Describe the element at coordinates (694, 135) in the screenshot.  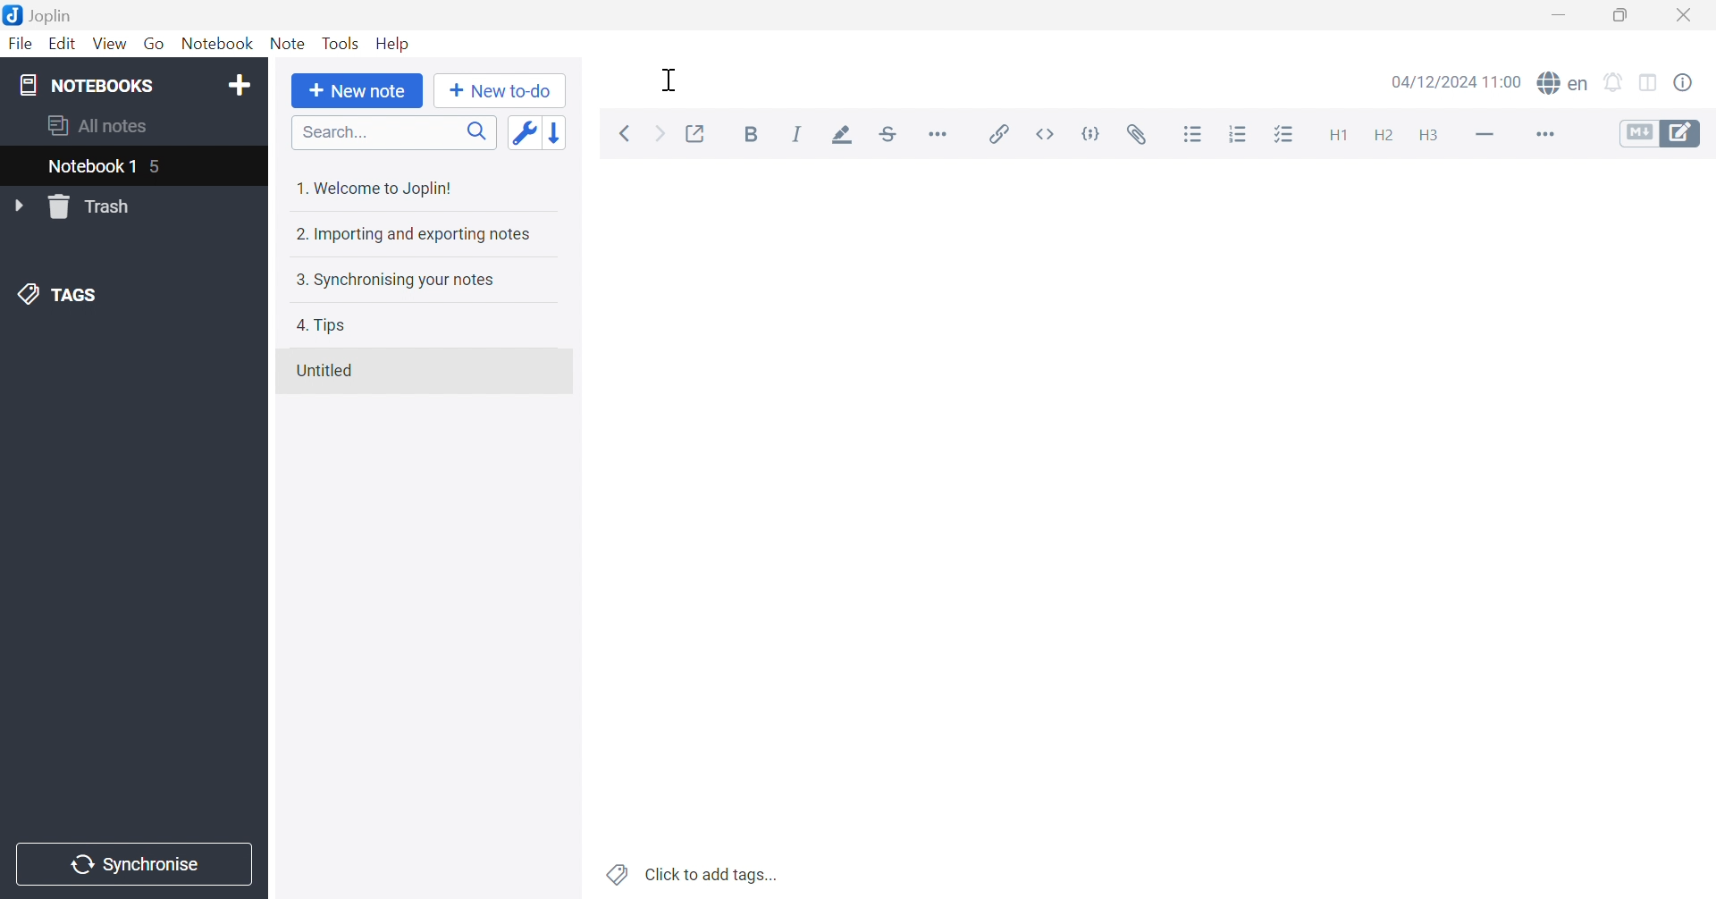
I see `Toggle external editing` at that location.